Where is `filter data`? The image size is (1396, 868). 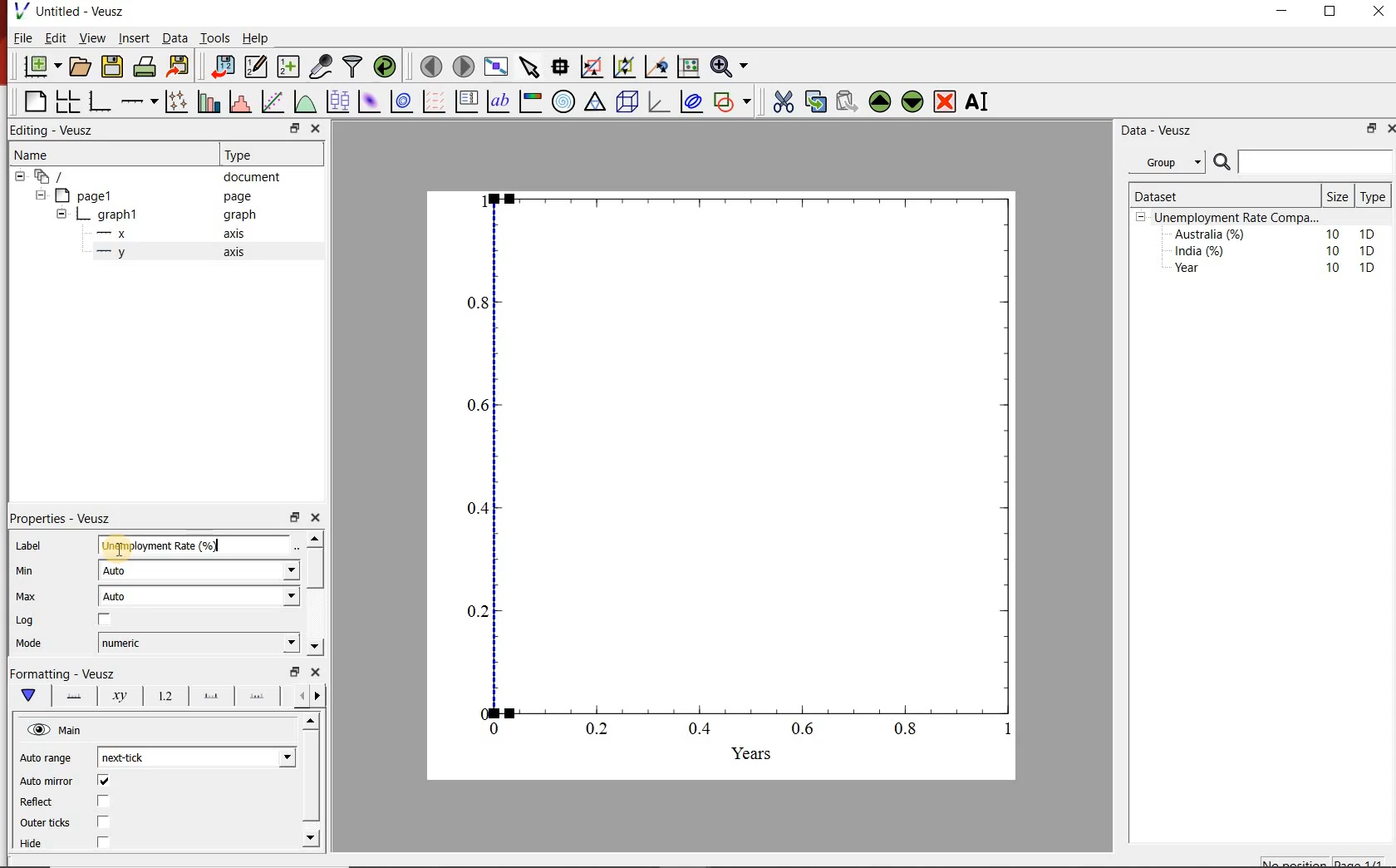 filter data is located at coordinates (351, 67).